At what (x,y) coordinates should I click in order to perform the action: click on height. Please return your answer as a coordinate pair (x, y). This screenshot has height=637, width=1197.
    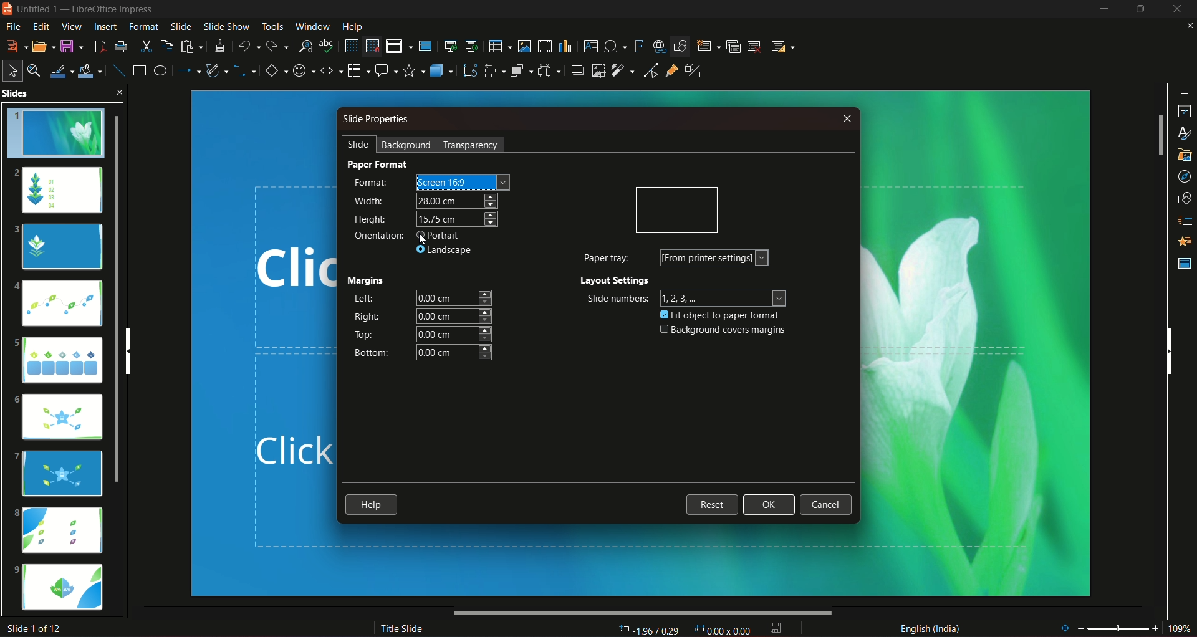
    Looking at the image, I should click on (372, 220).